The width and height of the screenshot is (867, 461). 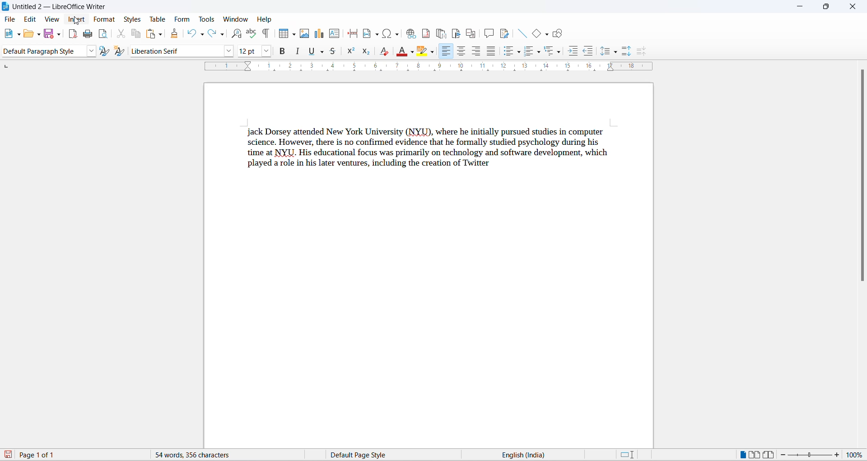 I want to click on vertical scroll bar, so click(x=862, y=181).